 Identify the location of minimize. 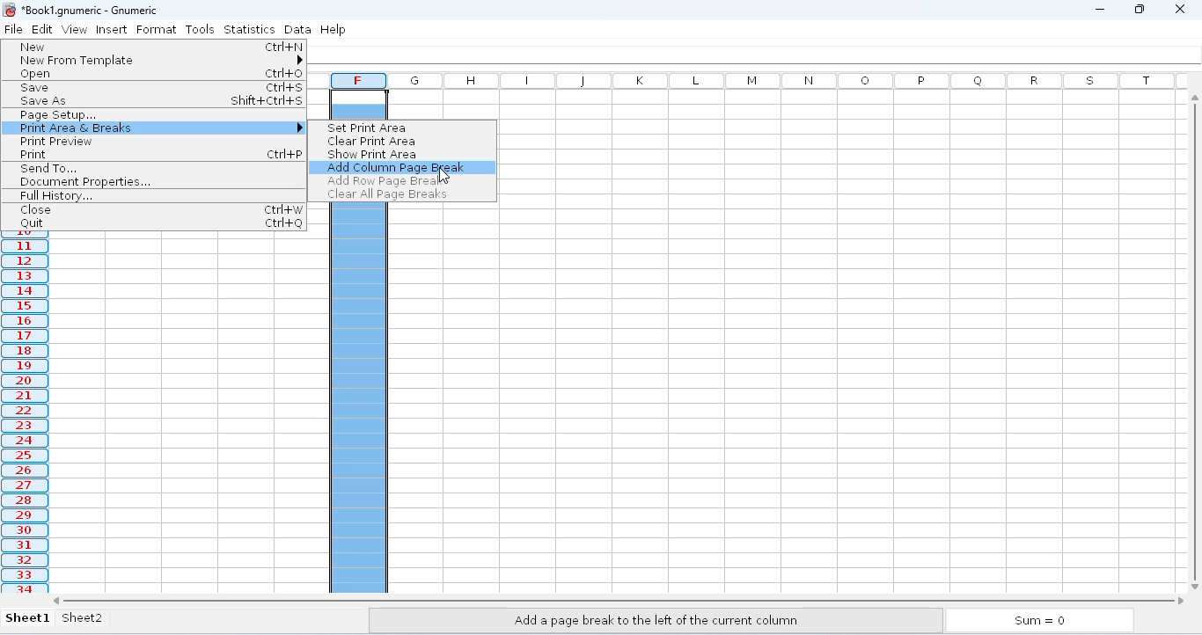
(1099, 9).